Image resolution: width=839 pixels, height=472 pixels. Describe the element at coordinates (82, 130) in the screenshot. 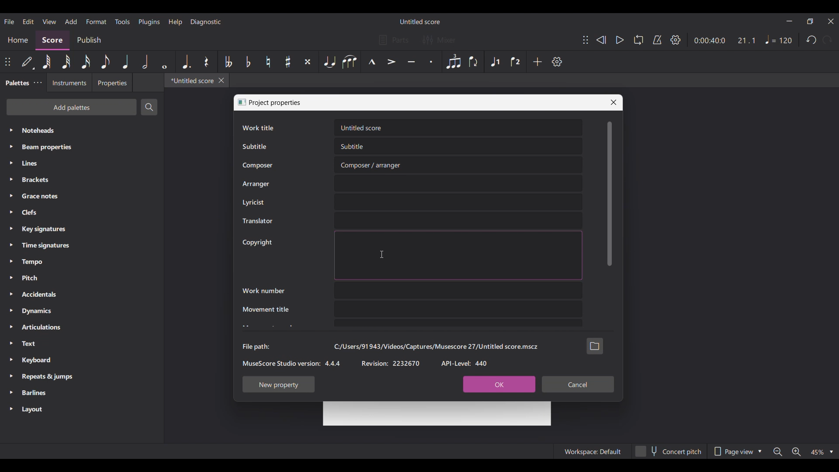

I see `Noteheads` at that location.